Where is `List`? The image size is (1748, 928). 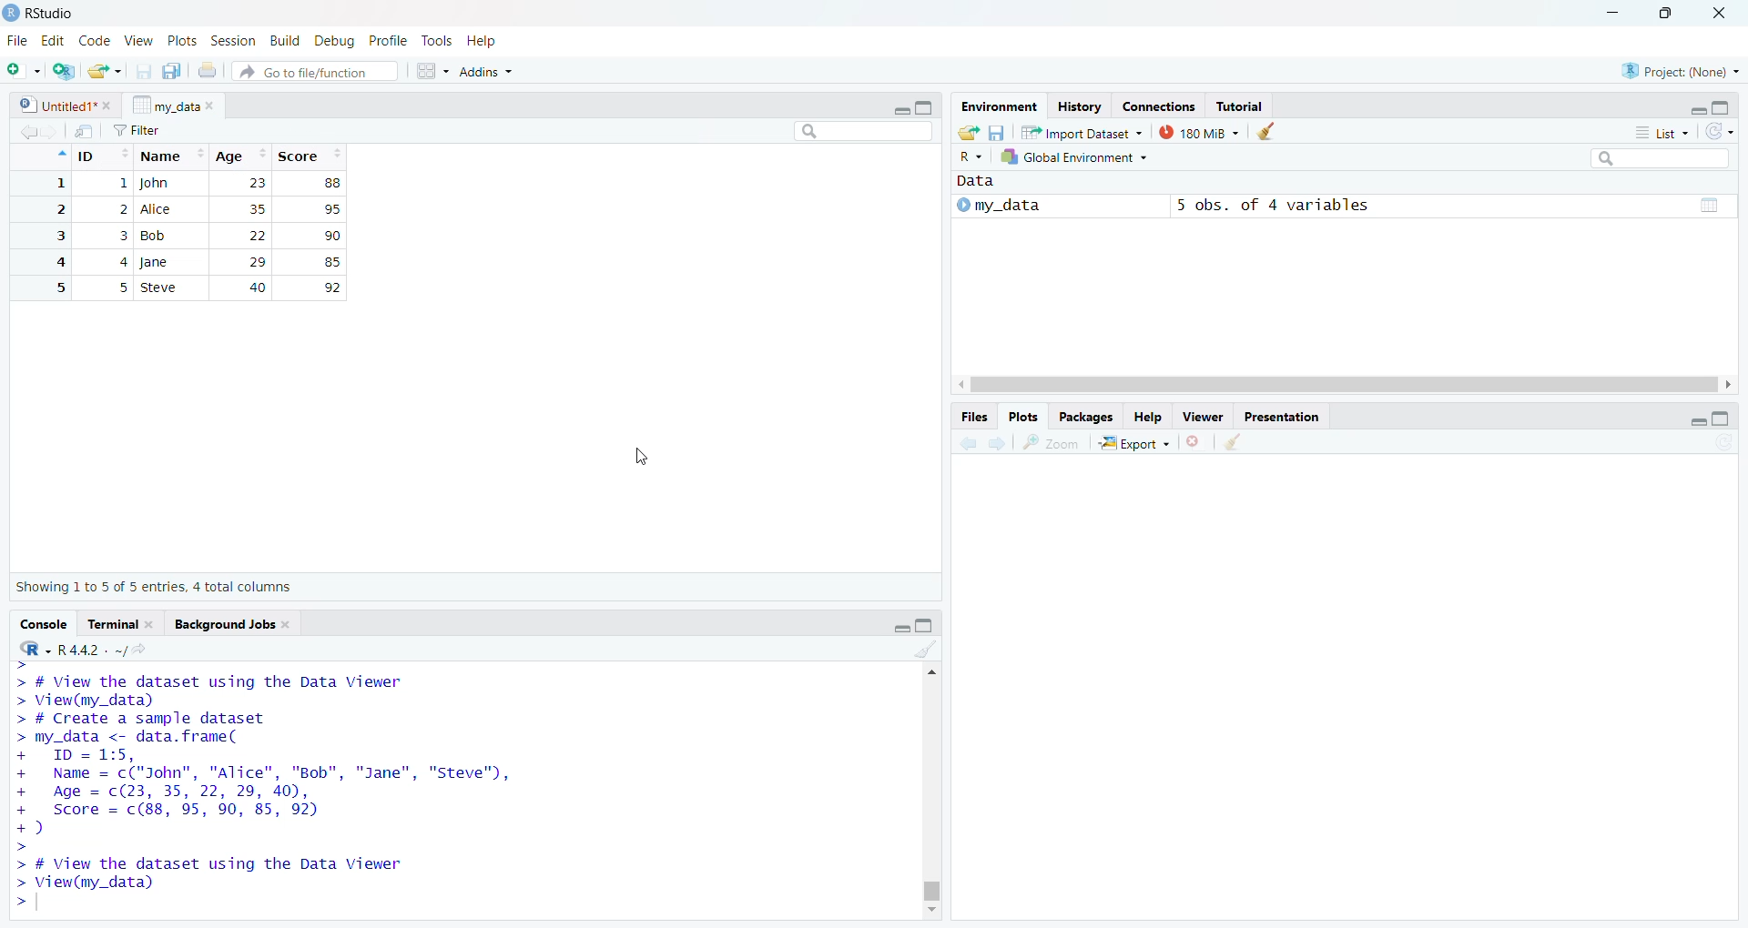 List is located at coordinates (1664, 134).